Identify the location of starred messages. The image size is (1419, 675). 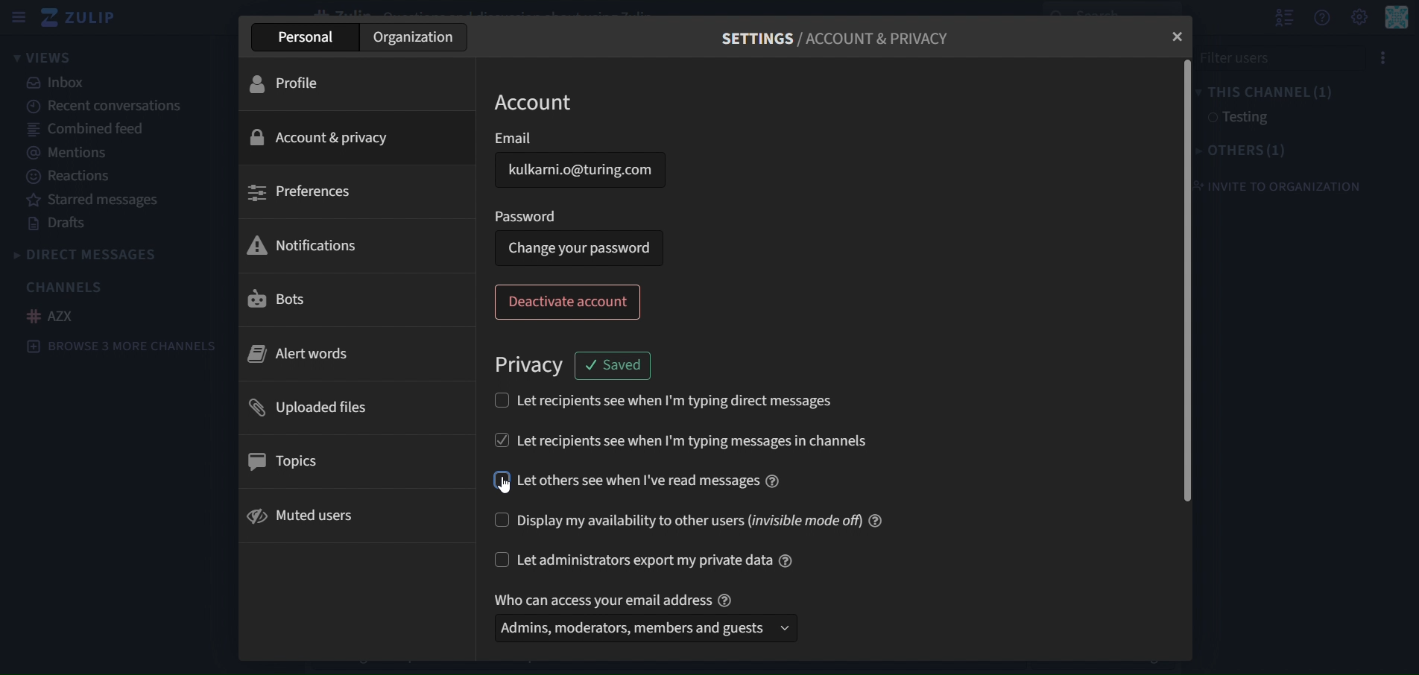
(95, 200).